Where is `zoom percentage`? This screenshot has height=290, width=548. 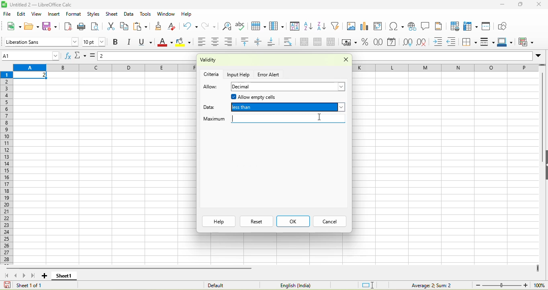 zoom percentage is located at coordinates (539, 285).